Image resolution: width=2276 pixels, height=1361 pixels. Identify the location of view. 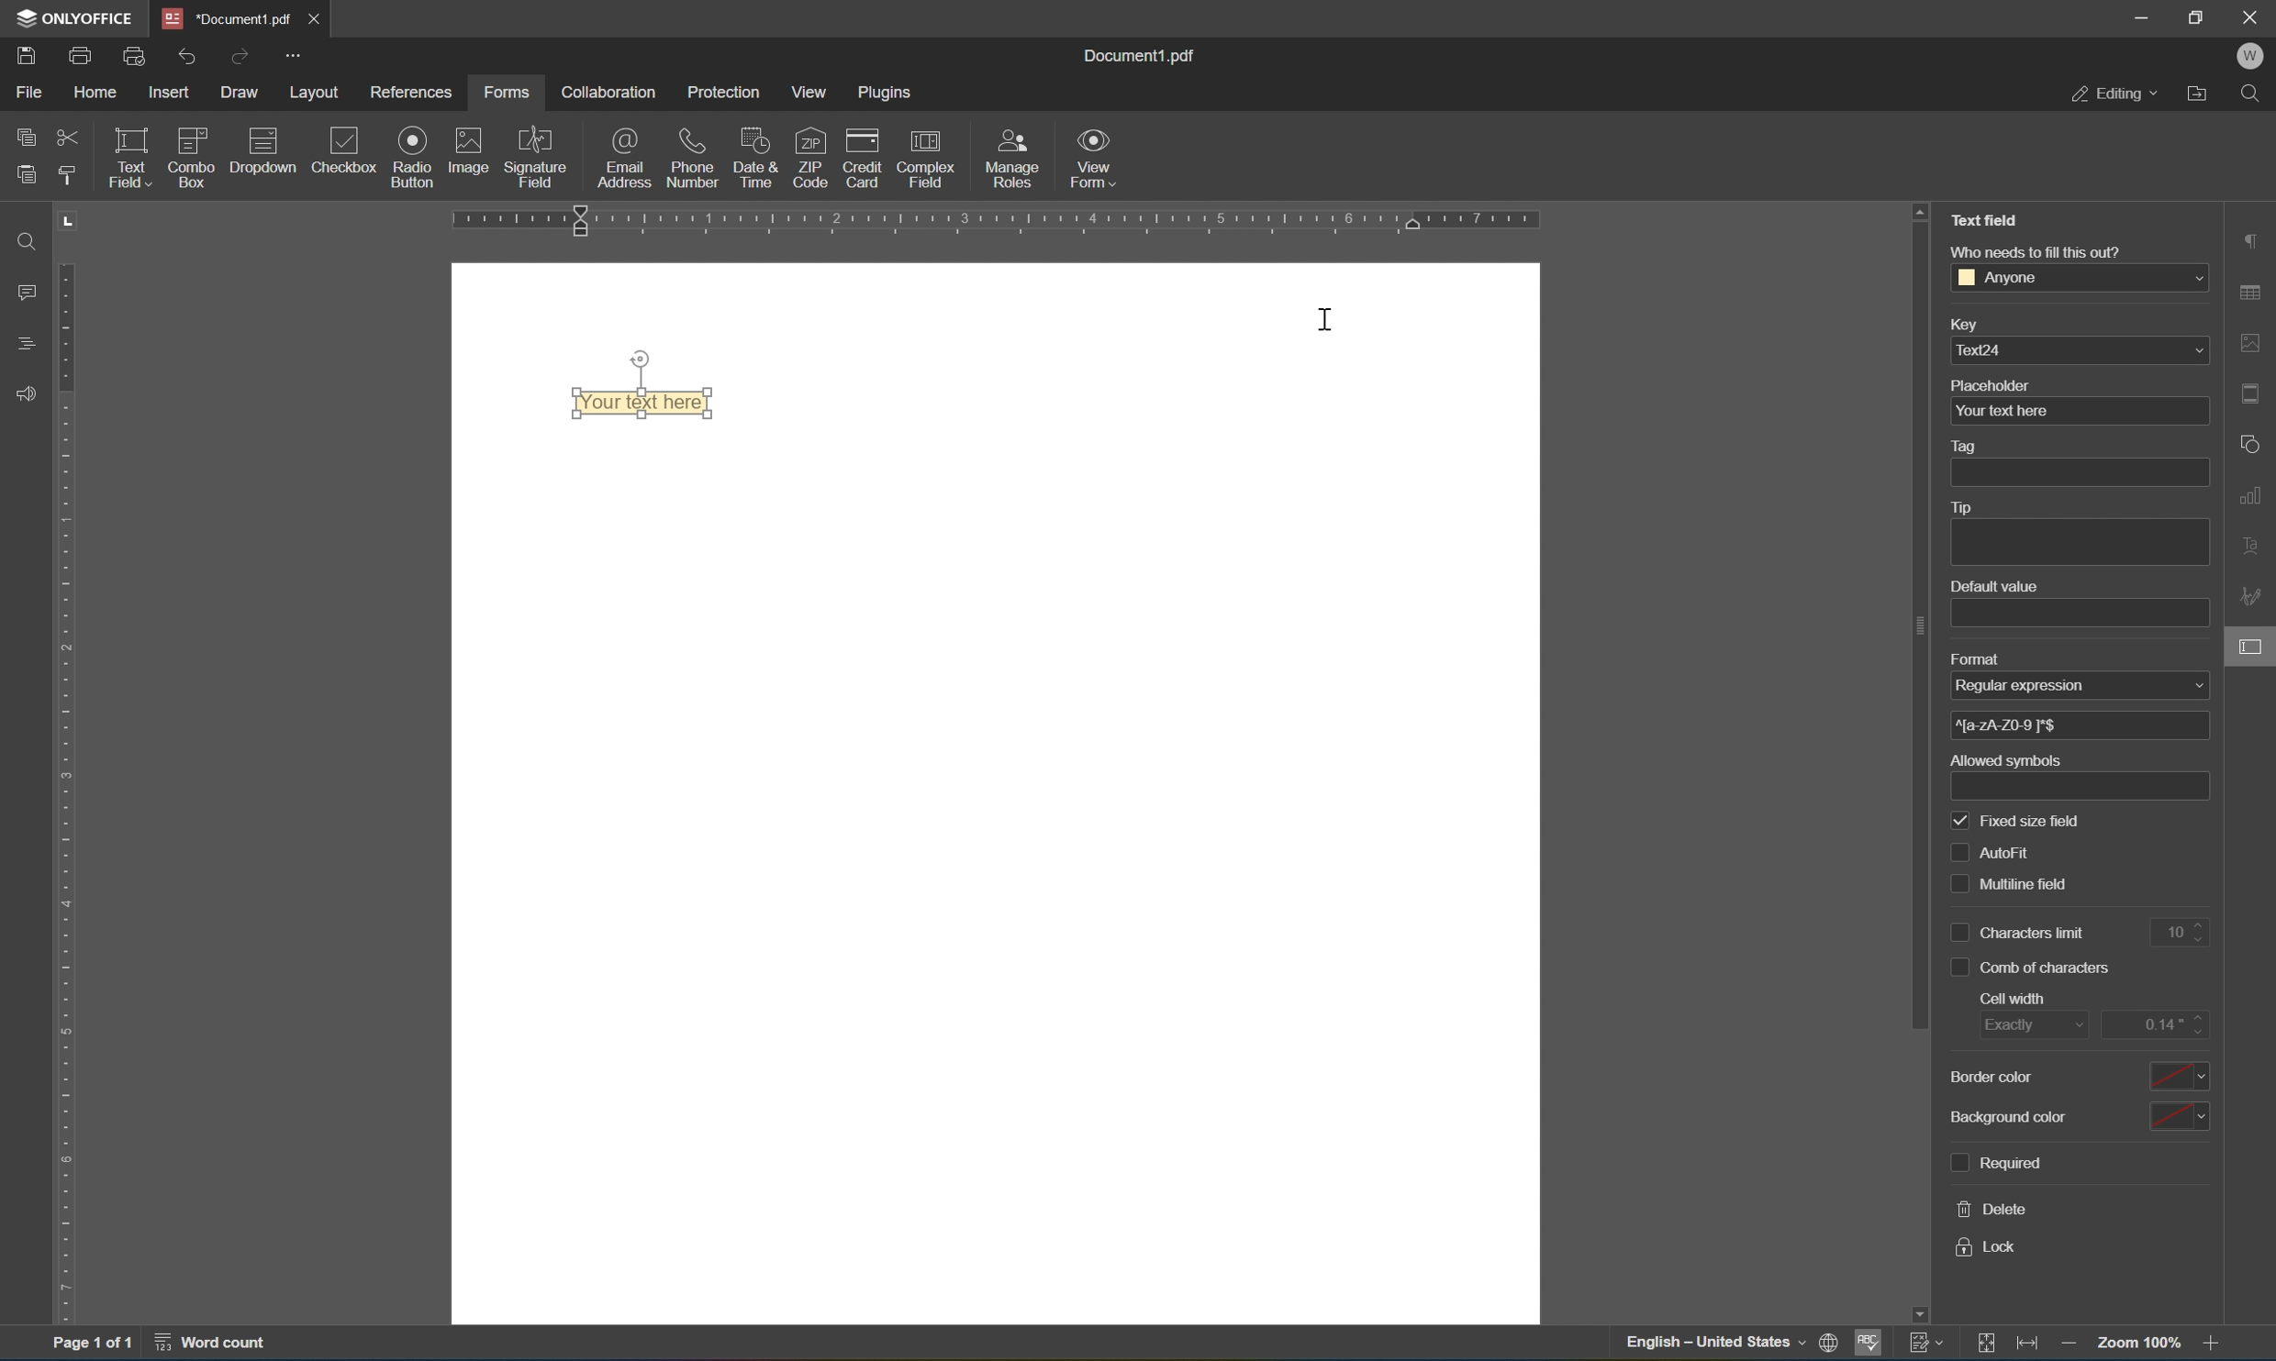
(815, 93).